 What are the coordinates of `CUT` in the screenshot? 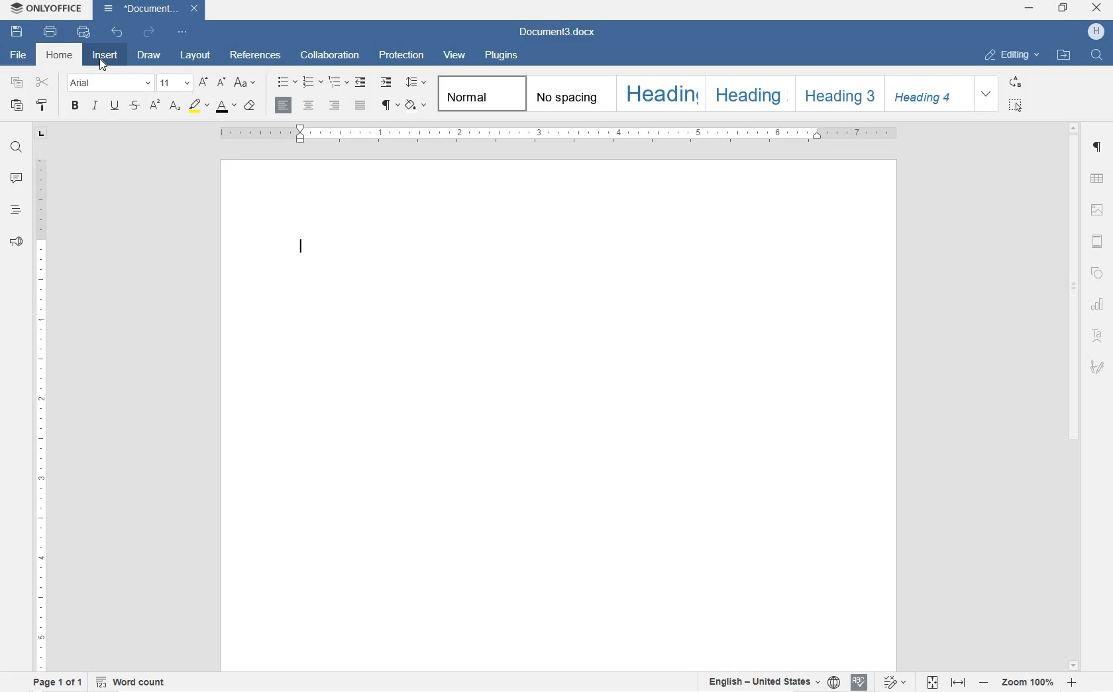 It's located at (45, 84).